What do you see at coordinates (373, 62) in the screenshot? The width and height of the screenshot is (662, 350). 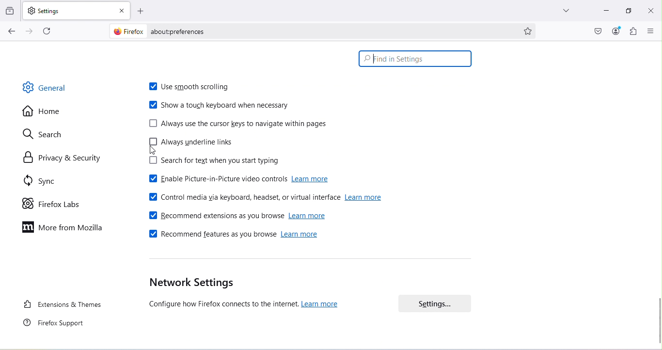 I see `cursor` at bounding box center [373, 62].